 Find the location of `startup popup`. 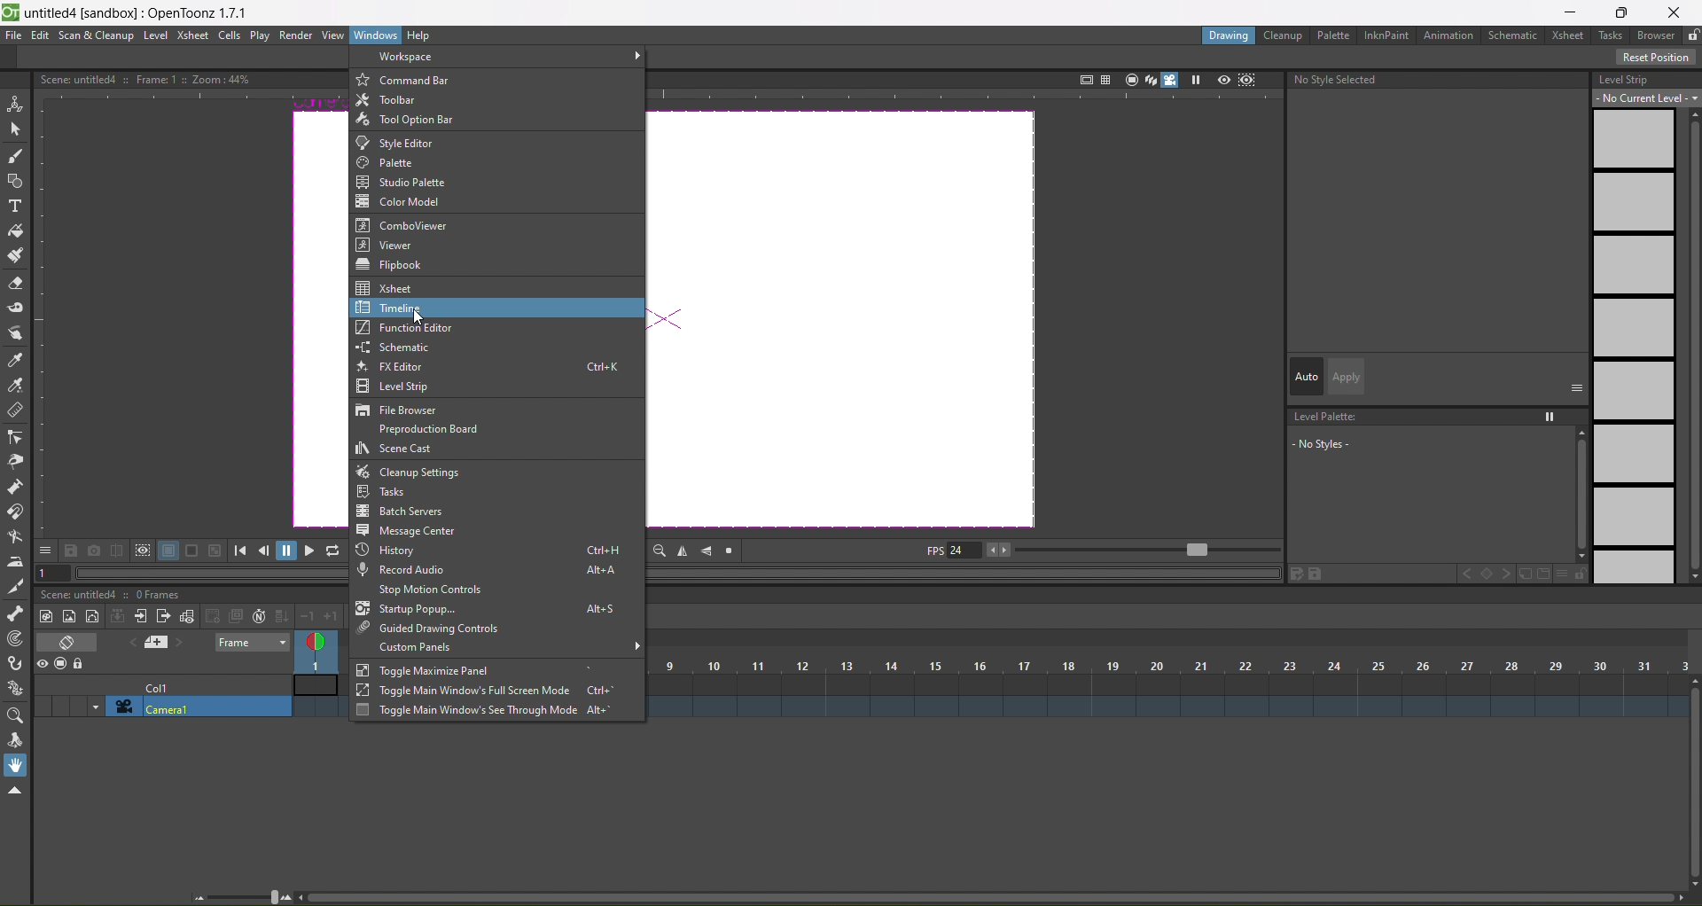

startup popup is located at coordinates (497, 610).